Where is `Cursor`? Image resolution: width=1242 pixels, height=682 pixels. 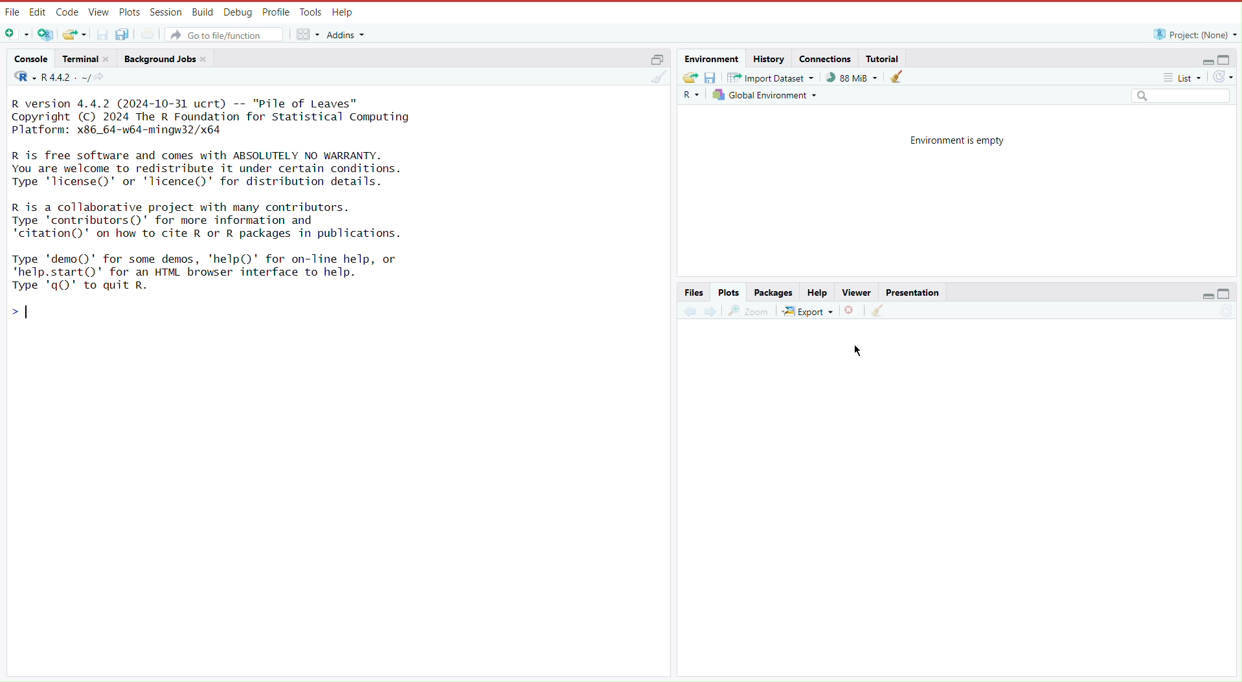
Cursor is located at coordinates (862, 349).